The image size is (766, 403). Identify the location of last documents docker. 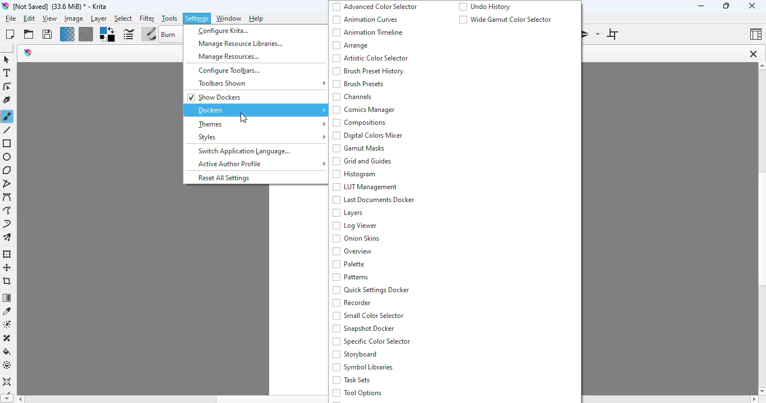
(373, 200).